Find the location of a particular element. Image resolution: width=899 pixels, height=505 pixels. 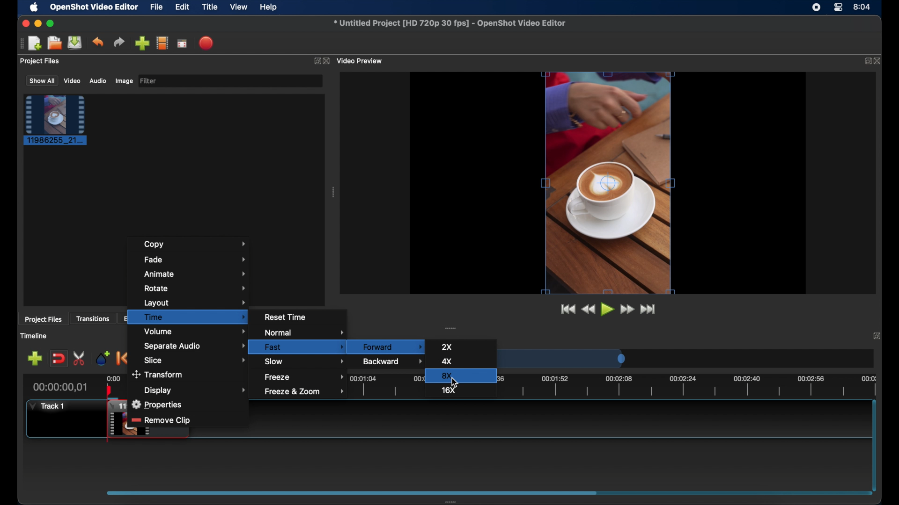

add track is located at coordinates (35, 358).